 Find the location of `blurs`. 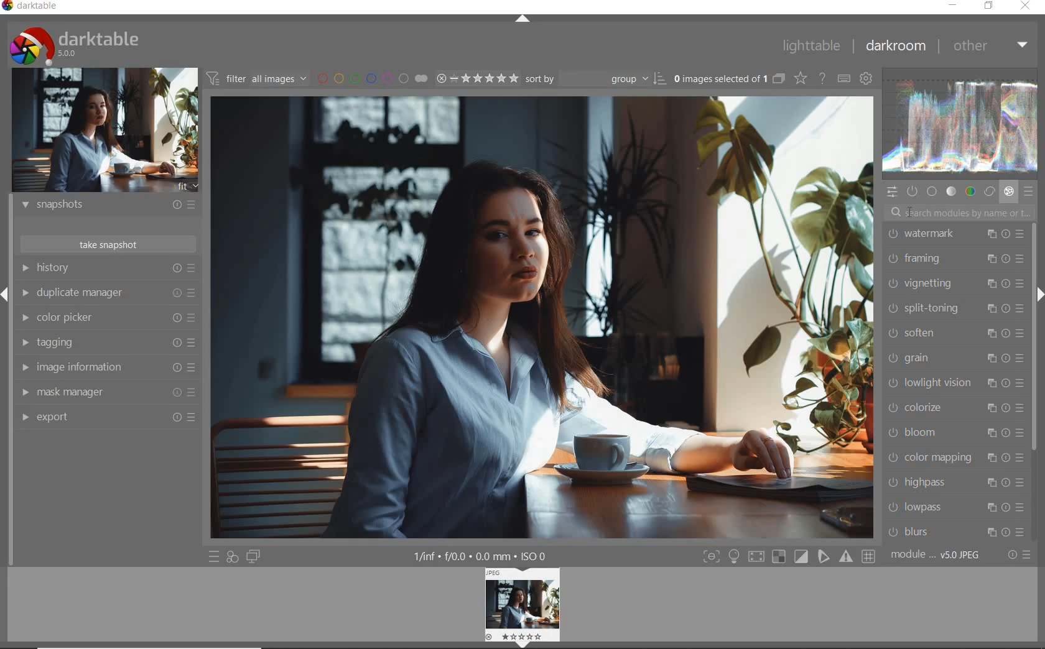

blurs is located at coordinates (957, 533).